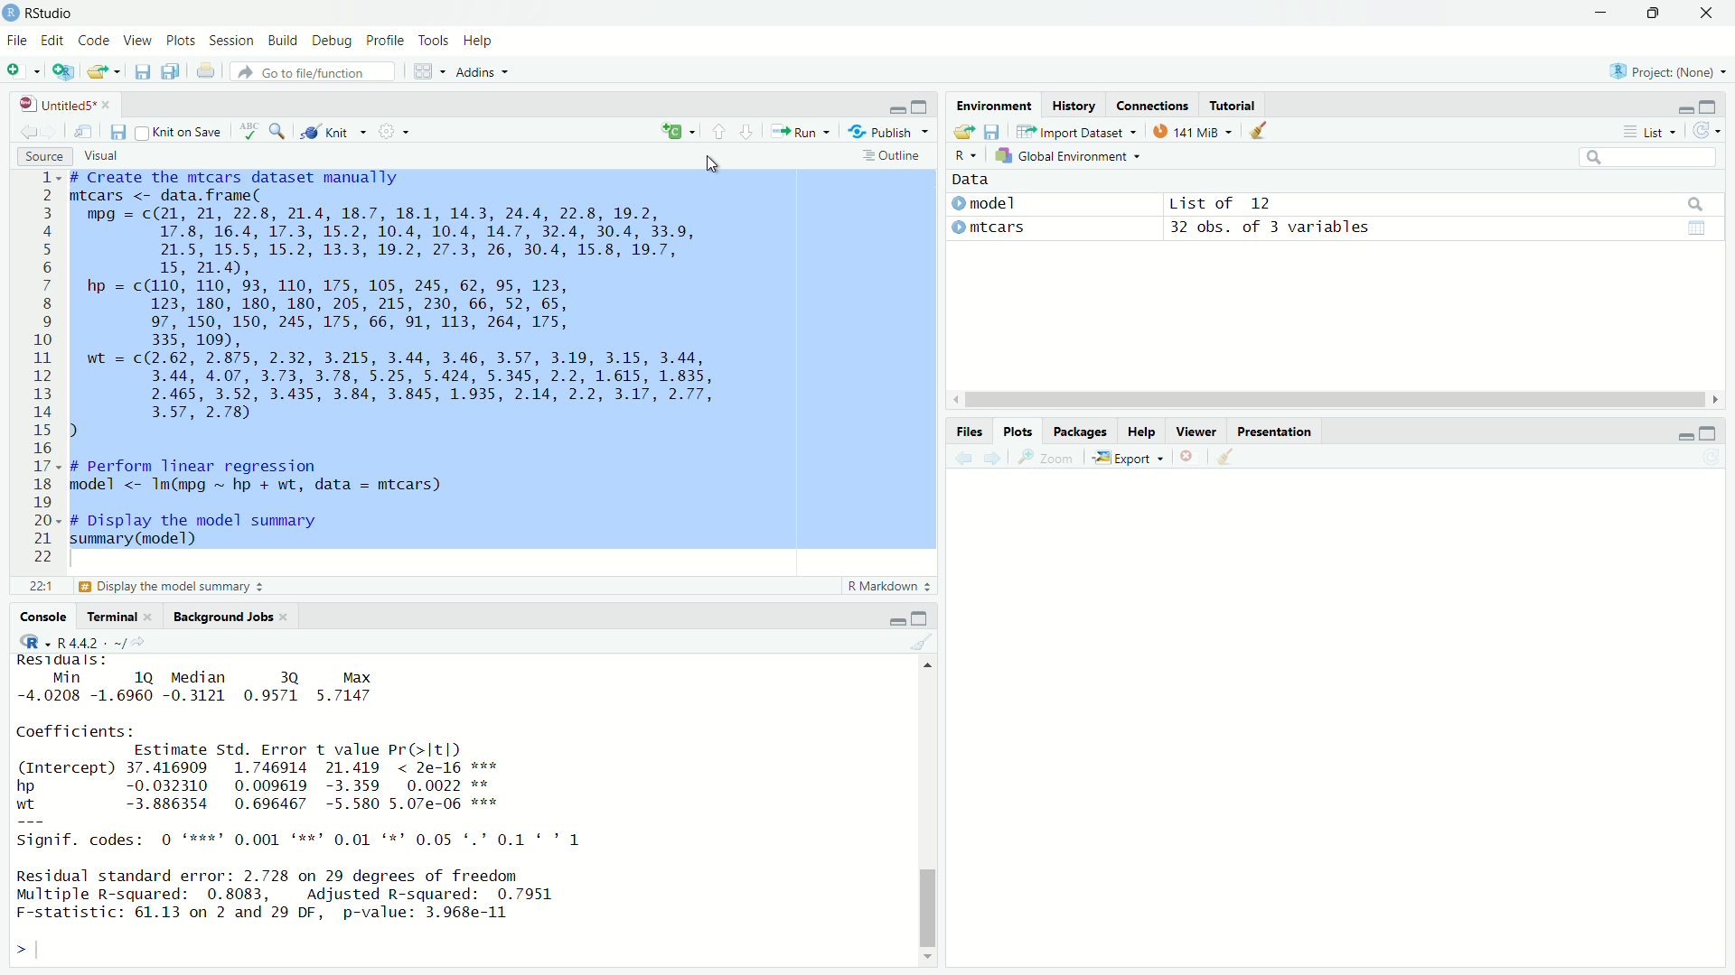 This screenshot has height=975, width=1735. Describe the element at coordinates (42, 159) in the screenshot. I see `source` at that location.